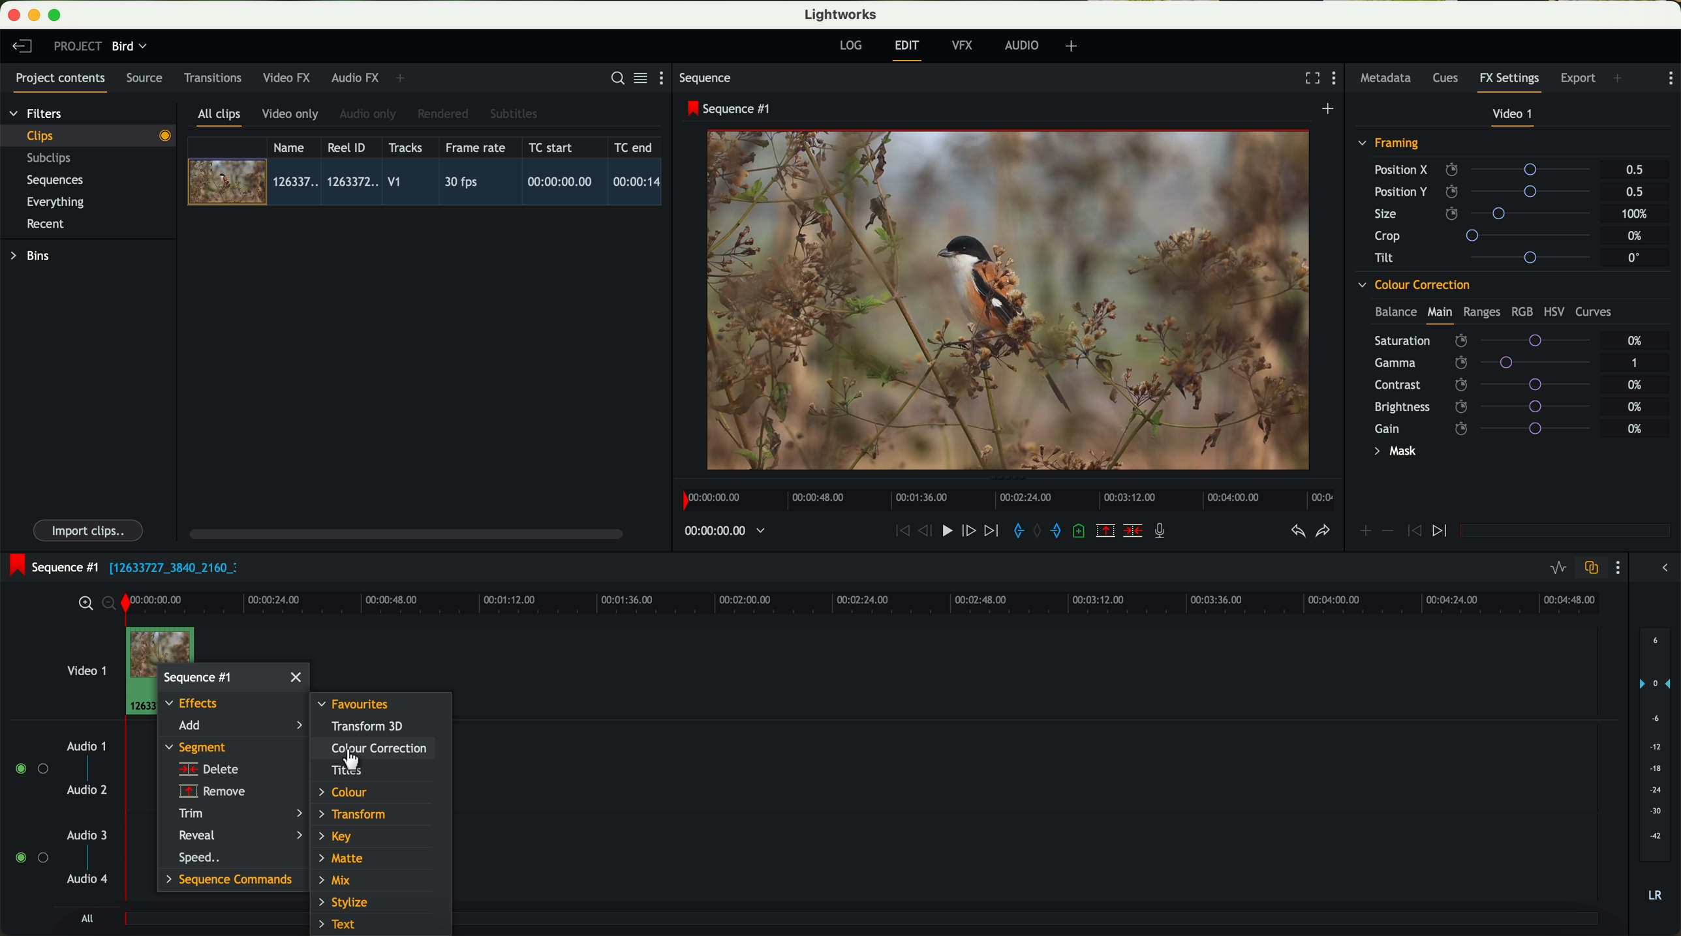  Describe the element at coordinates (405, 533) in the screenshot. I see `scroll bar` at that location.